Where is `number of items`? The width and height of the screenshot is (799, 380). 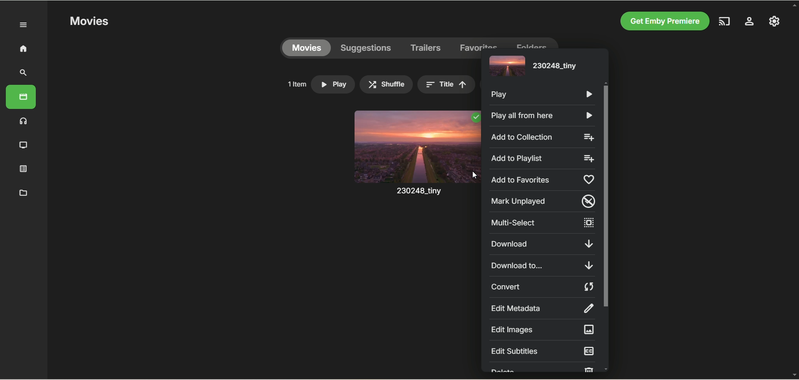
number of items is located at coordinates (296, 84).